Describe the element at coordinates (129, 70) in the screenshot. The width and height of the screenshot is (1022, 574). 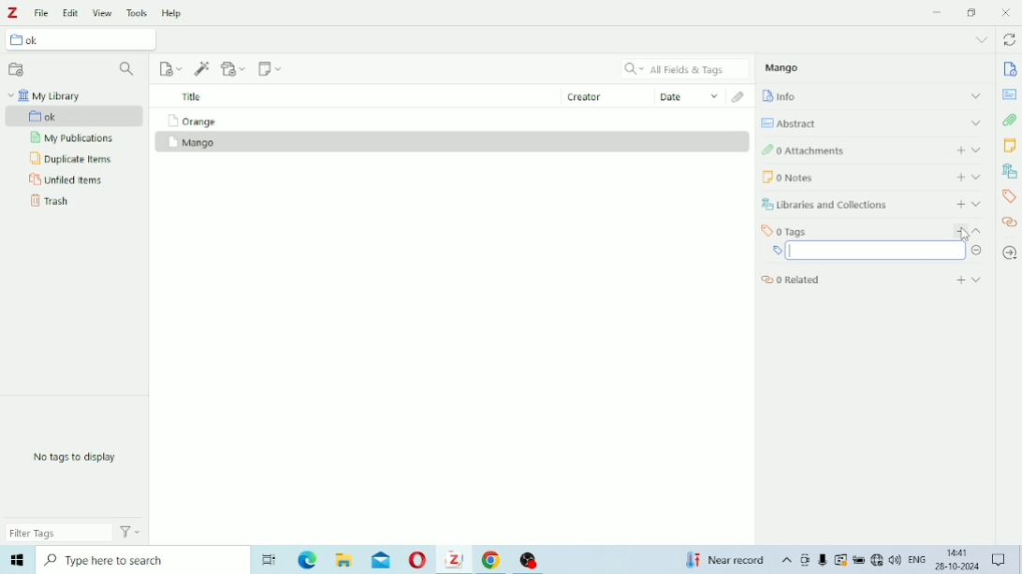
I see `Filter Collections` at that location.